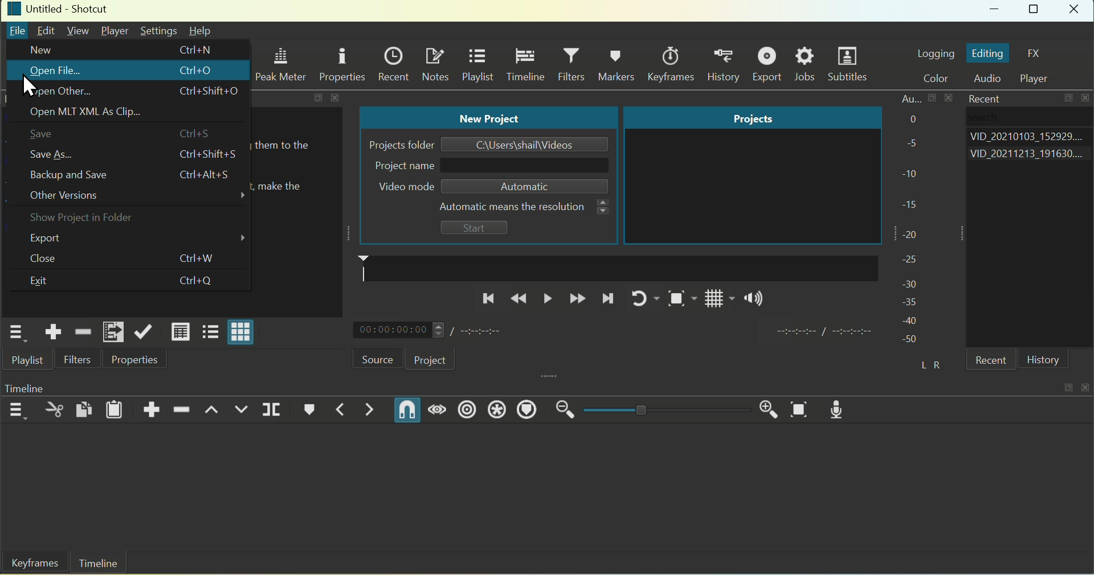 Image resolution: width=1094 pixels, height=575 pixels. What do you see at coordinates (806, 64) in the screenshot?
I see `Jobs` at bounding box center [806, 64].